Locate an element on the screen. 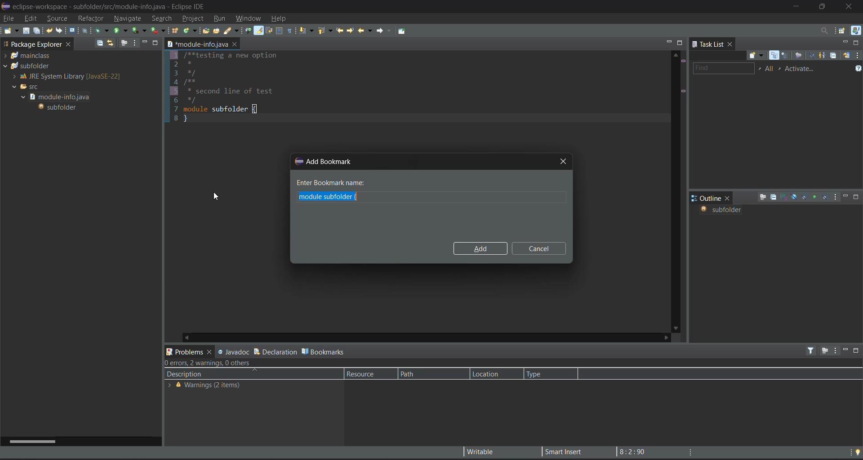 The height and width of the screenshot is (460, 863). problems is located at coordinates (190, 351).